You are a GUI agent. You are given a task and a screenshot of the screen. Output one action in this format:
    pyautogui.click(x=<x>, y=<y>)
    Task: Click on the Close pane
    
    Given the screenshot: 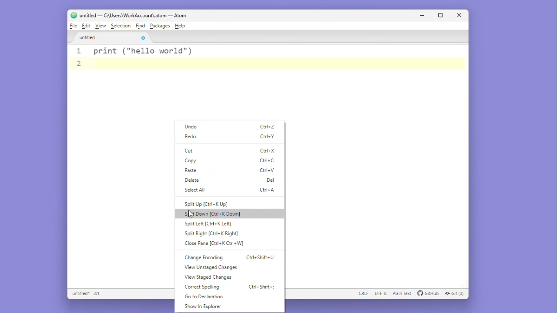 What is the action you would take?
    pyautogui.click(x=214, y=244)
    